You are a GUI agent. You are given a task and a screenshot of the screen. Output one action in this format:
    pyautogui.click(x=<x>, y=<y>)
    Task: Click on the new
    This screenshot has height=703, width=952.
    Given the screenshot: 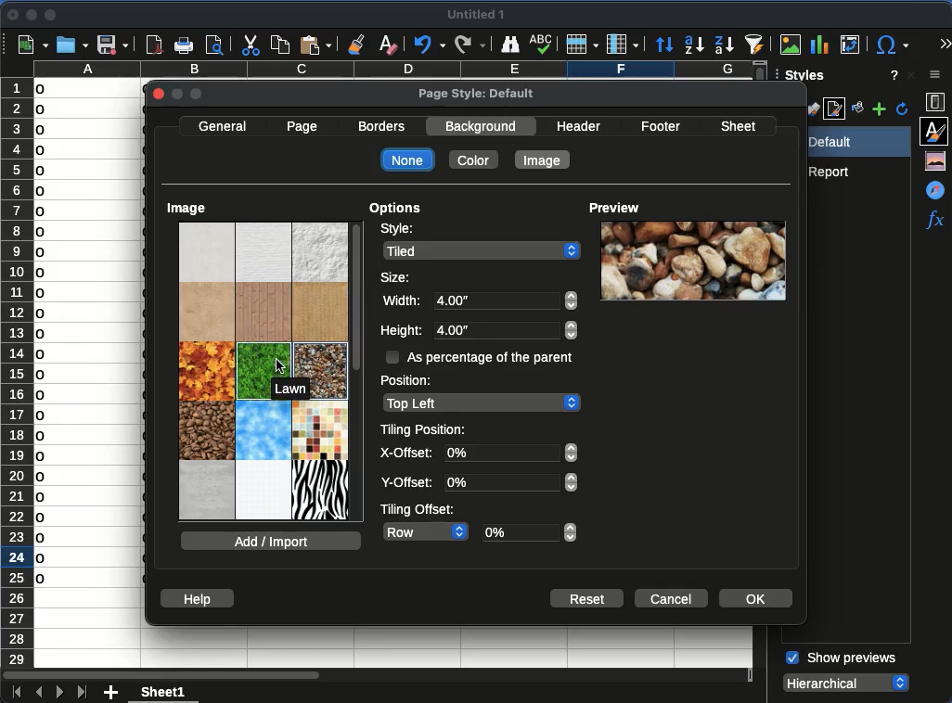 What is the action you would take?
    pyautogui.click(x=32, y=45)
    